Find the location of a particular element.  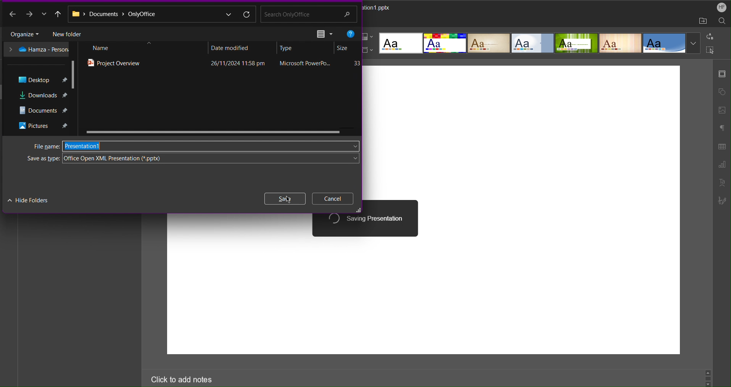

more templates is located at coordinates (694, 44).